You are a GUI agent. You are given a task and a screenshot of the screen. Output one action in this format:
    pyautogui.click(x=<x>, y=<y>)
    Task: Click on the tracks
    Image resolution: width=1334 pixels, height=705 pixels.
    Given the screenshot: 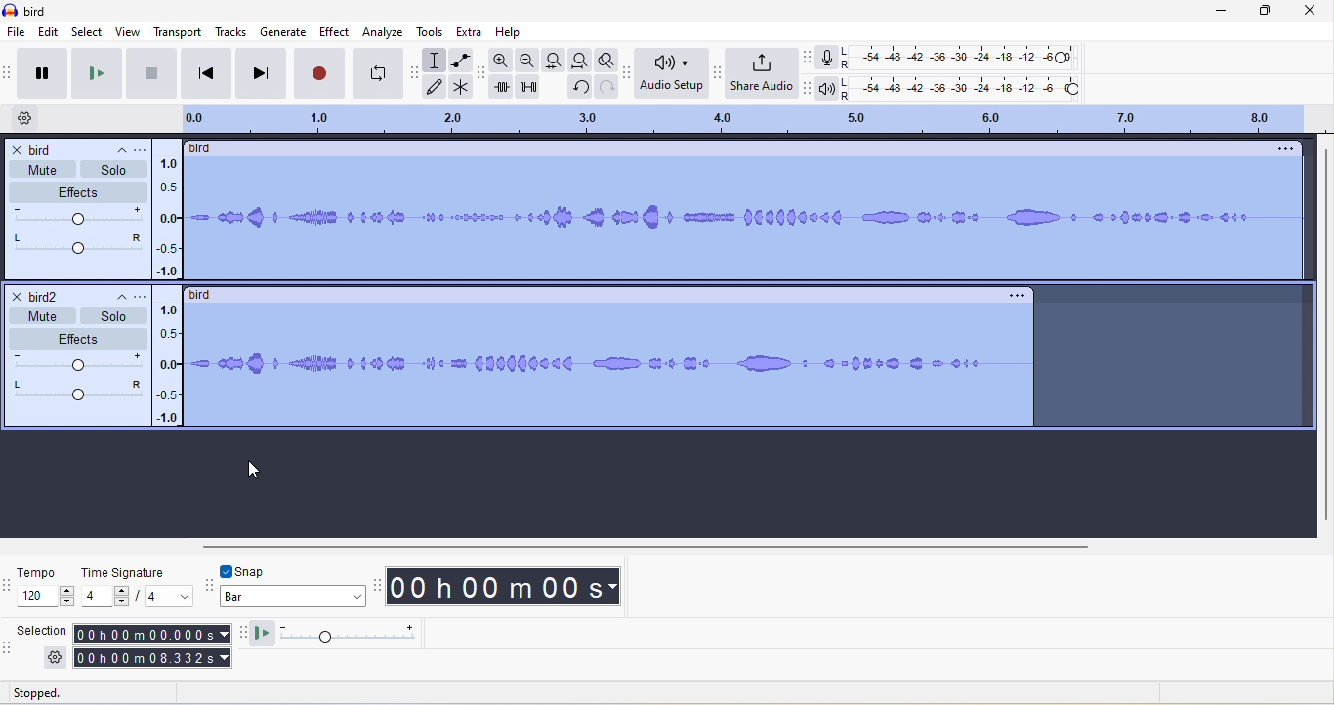 What is the action you would take?
    pyautogui.click(x=231, y=33)
    